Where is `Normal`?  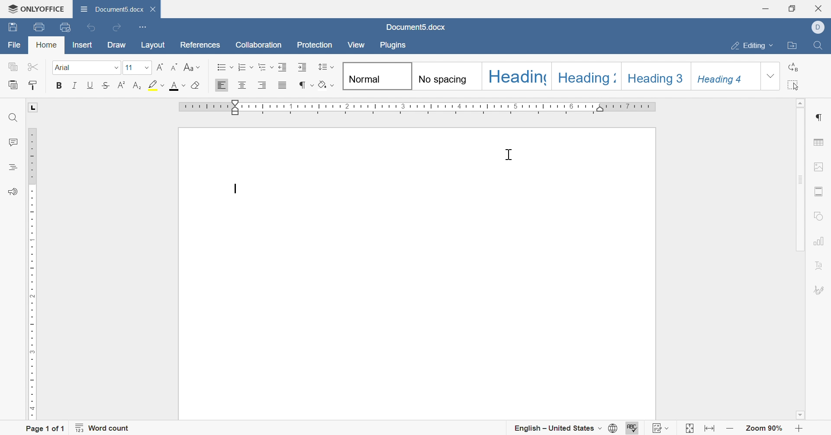 Normal is located at coordinates (375, 76).